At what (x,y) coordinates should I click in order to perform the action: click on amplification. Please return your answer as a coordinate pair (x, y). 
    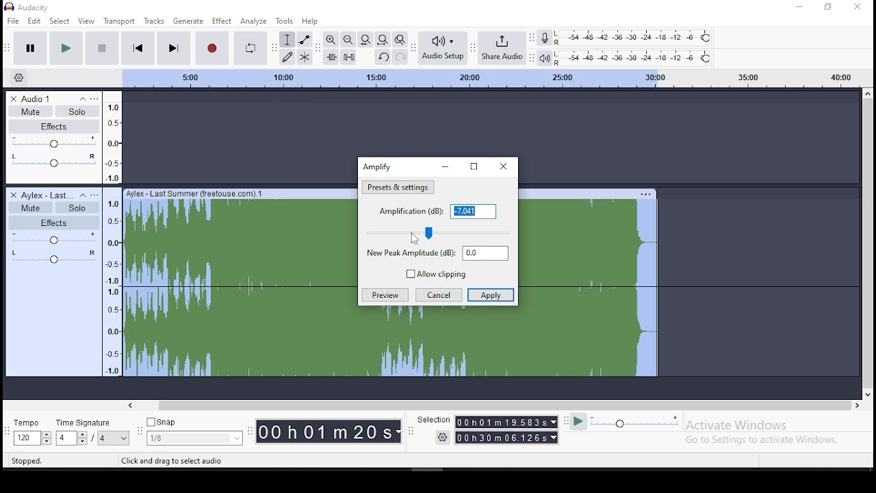
    Looking at the image, I should click on (399, 187).